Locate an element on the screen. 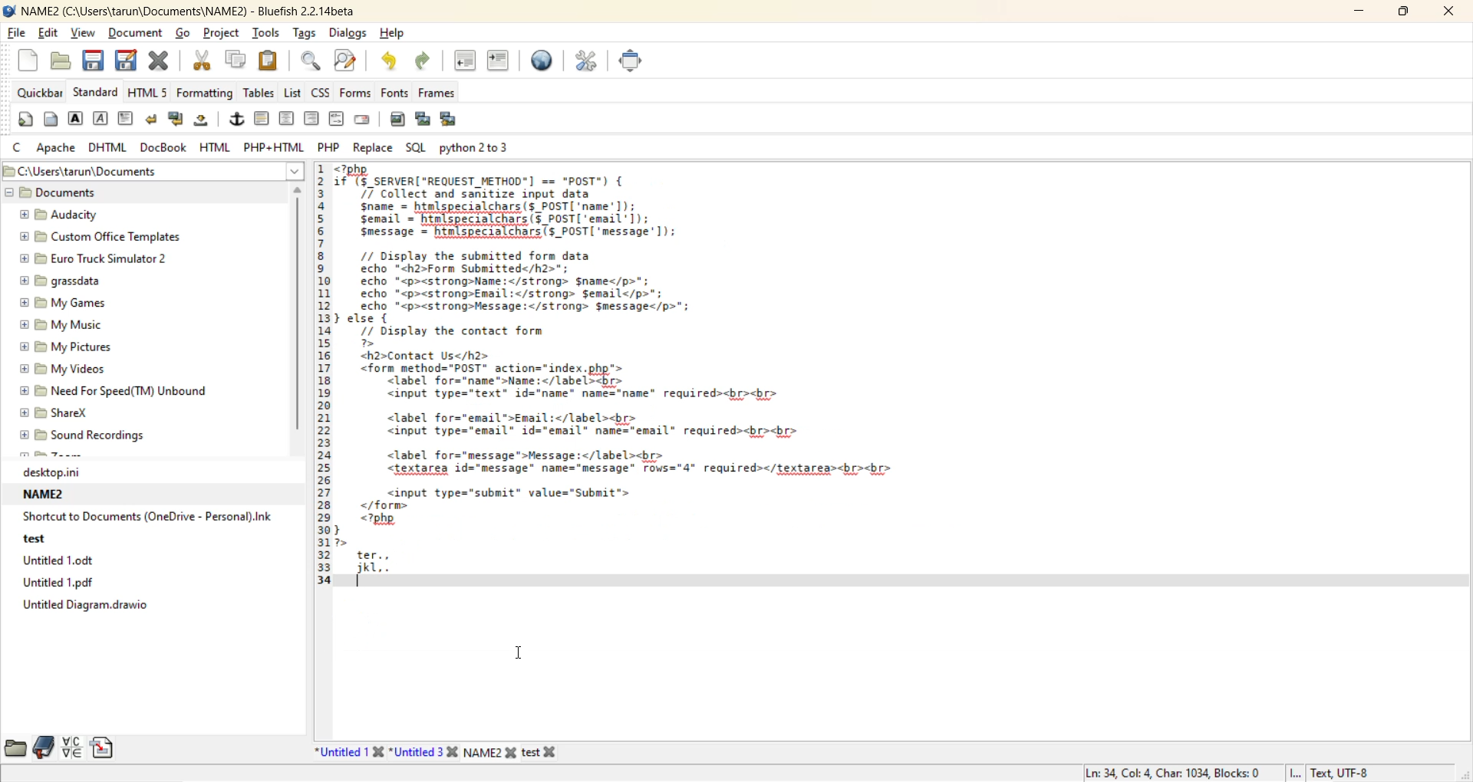  quickstart is located at coordinates (28, 120).